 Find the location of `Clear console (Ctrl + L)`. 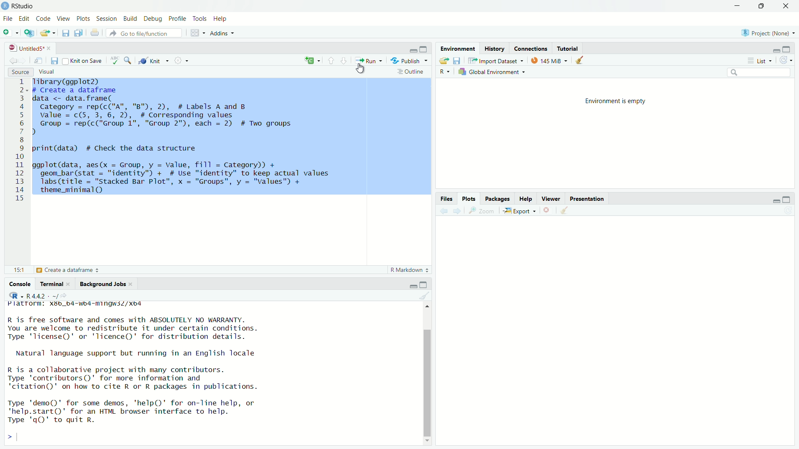

Clear console (Ctrl + L) is located at coordinates (580, 59).